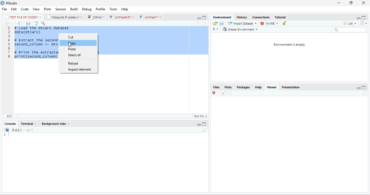  I want to click on Plots, so click(229, 87).